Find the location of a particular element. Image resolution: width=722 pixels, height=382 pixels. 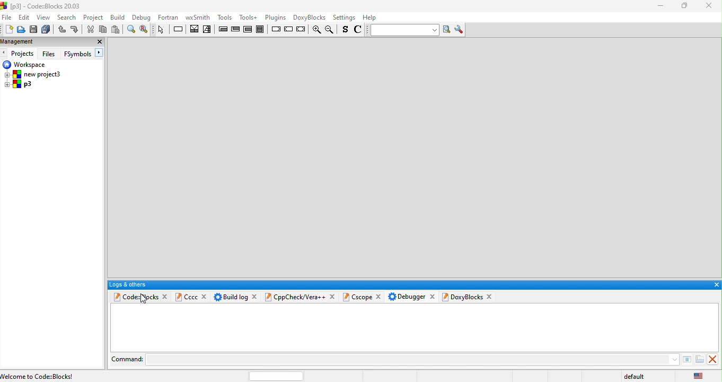

cut is located at coordinates (90, 30).